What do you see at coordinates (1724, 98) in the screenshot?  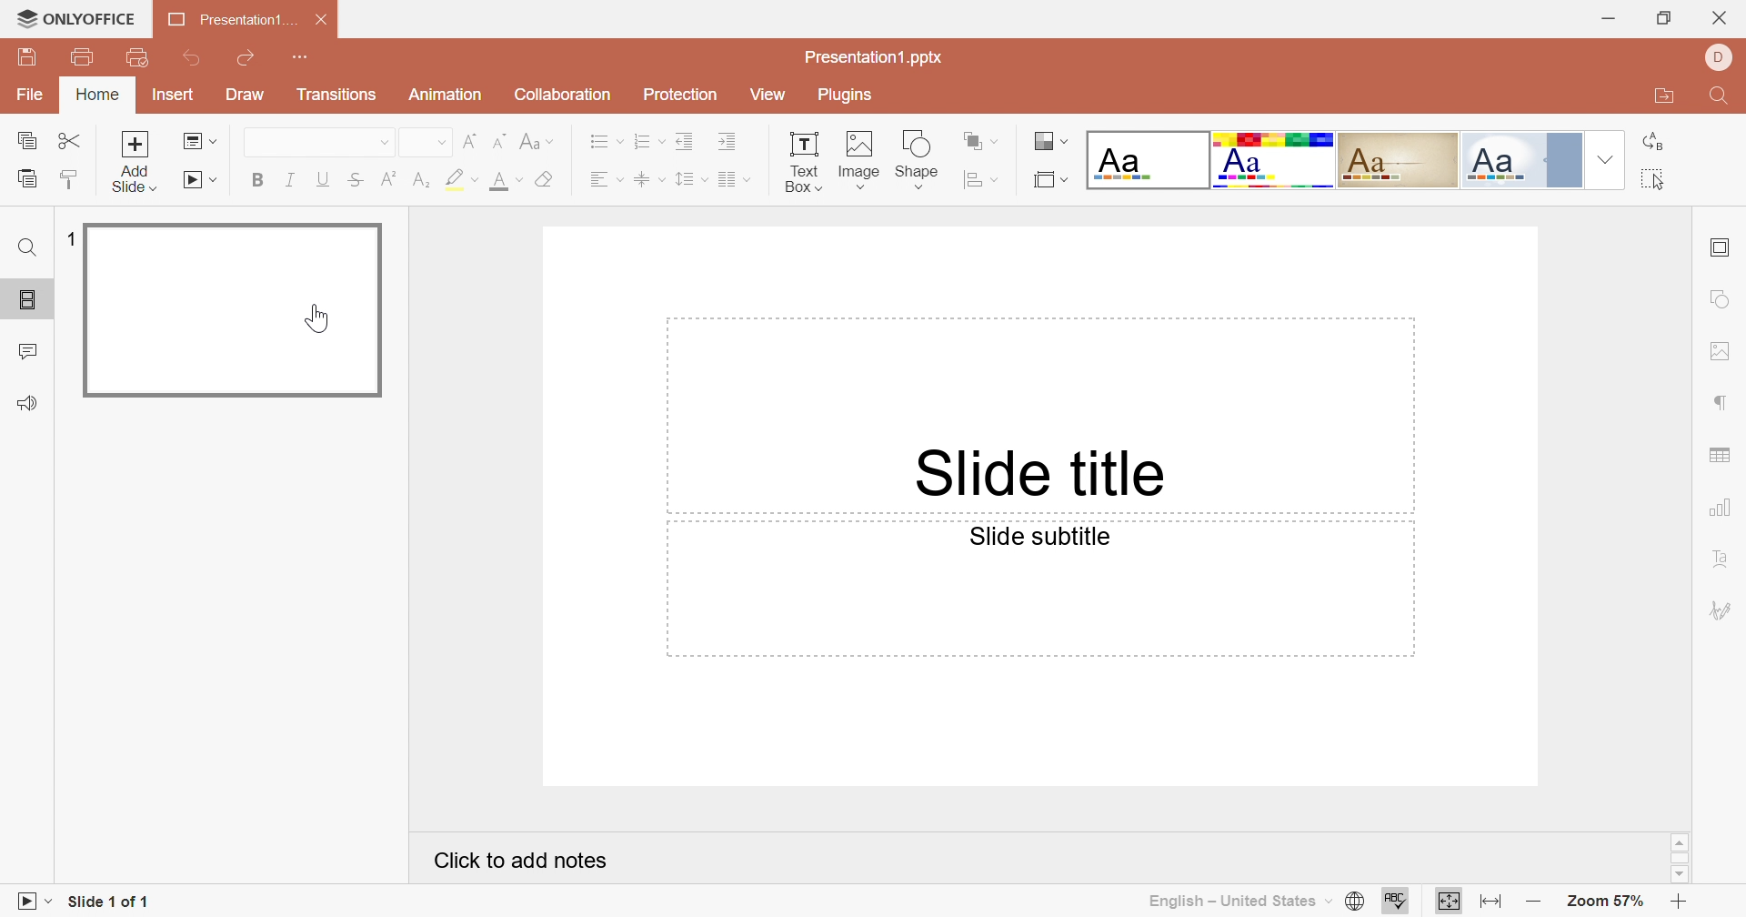 I see `Find` at bounding box center [1724, 98].